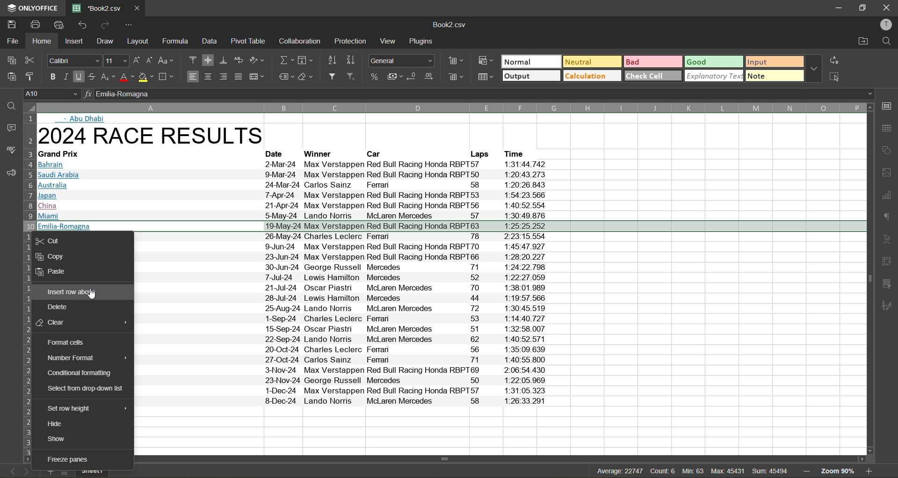 Image resolution: width=898 pixels, height=478 pixels. What do you see at coordinates (353, 77) in the screenshot?
I see `clear filter` at bounding box center [353, 77].